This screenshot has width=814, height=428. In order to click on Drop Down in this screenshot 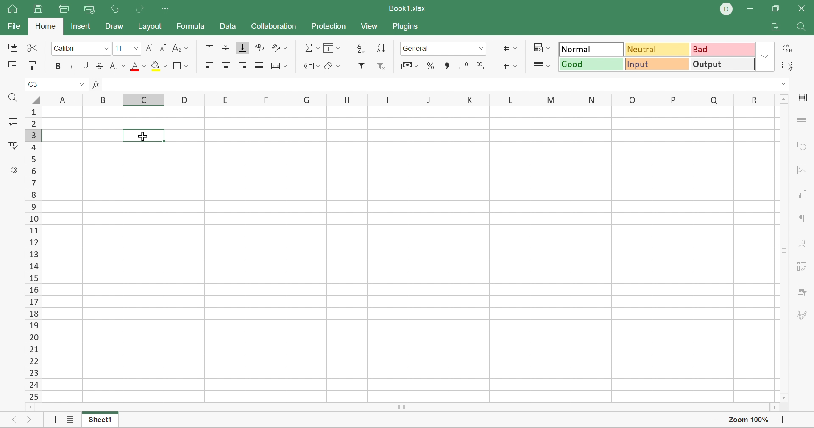, I will do `click(781, 83)`.